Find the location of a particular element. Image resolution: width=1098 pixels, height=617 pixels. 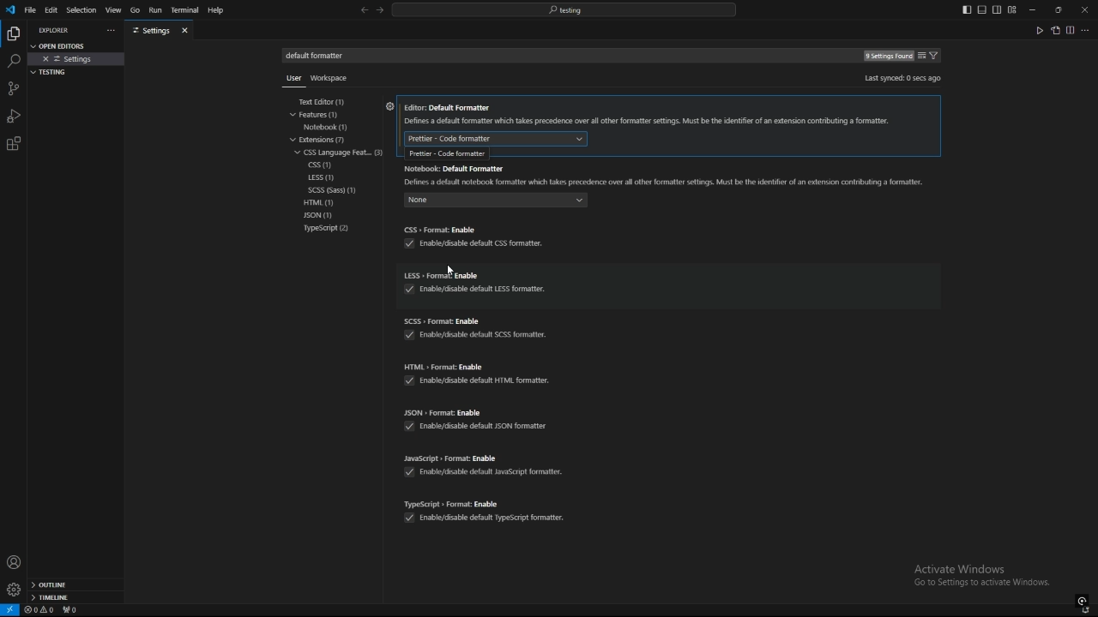

run is located at coordinates (154, 10).